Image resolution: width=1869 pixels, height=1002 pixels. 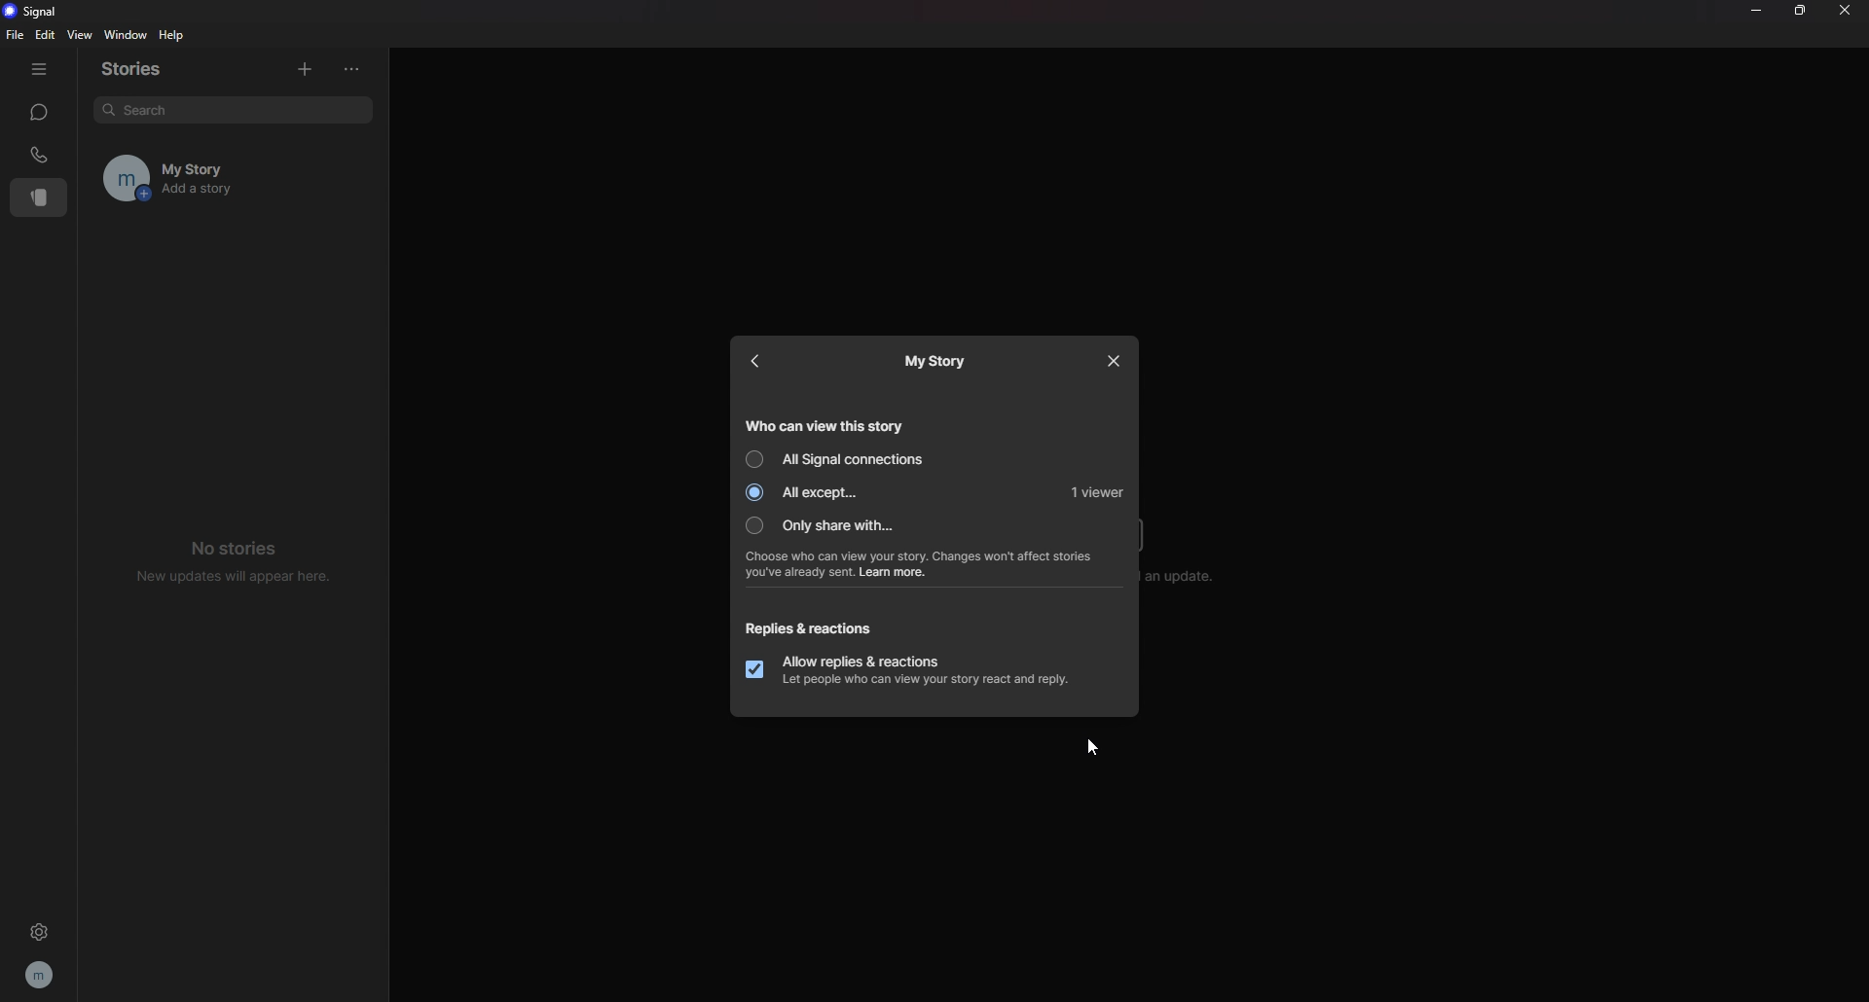 What do you see at coordinates (829, 524) in the screenshot?
I see `only share with` at bounding box center [829, 524].